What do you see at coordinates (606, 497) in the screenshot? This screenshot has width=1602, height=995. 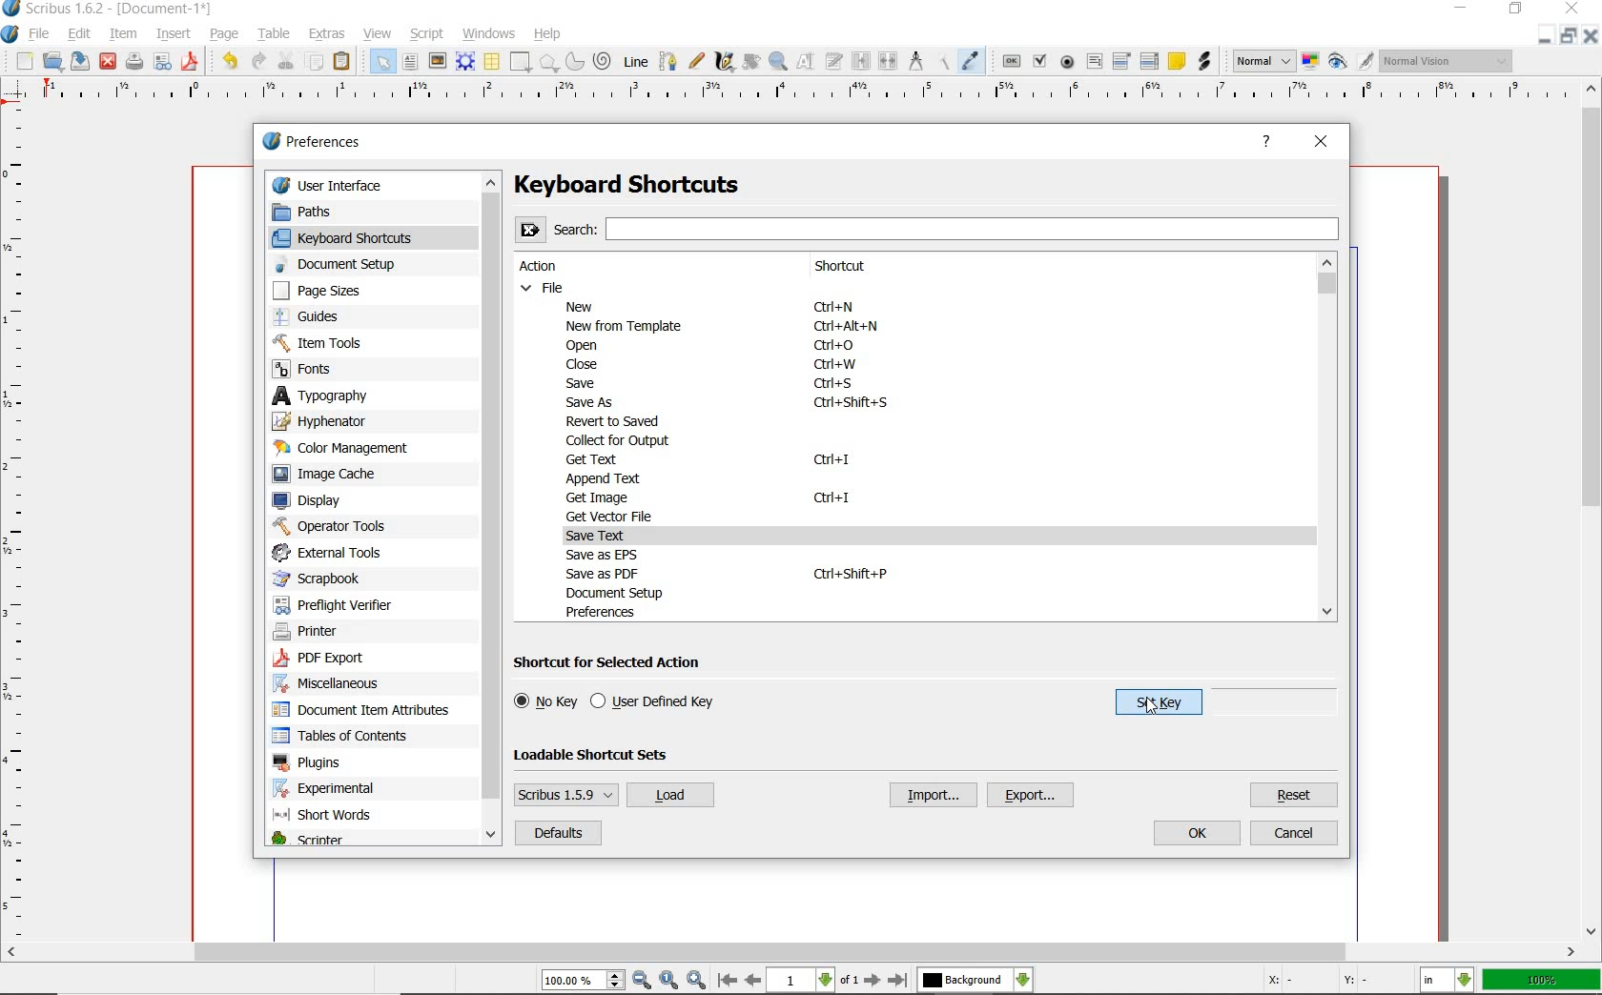 I see `Get image` at bounding box center [606, 497].